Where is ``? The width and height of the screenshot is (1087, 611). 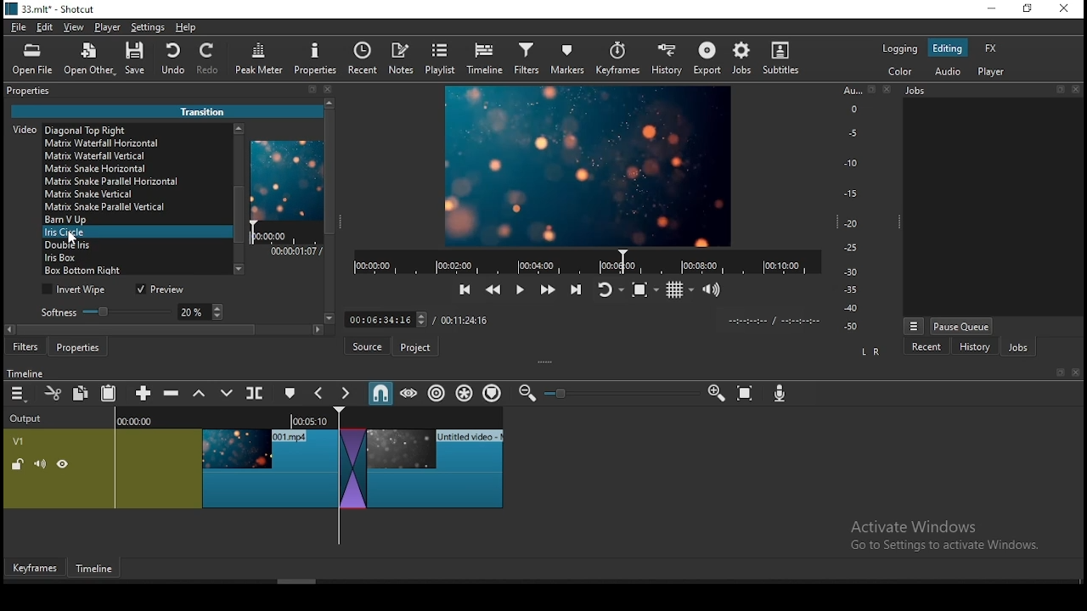  is located at coordinates (870, 90).